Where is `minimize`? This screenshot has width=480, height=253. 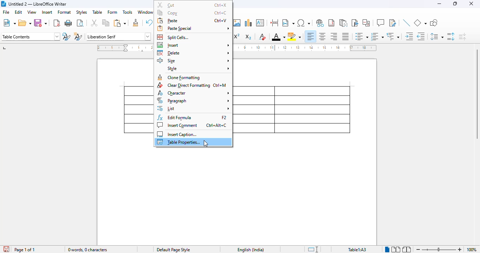 minimize is located at coordinates (439, 4).